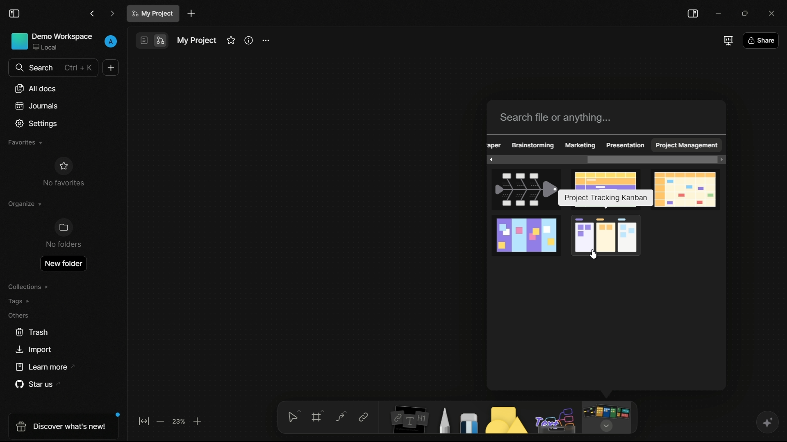  I want to click on zoom factor, so click(179, 421).